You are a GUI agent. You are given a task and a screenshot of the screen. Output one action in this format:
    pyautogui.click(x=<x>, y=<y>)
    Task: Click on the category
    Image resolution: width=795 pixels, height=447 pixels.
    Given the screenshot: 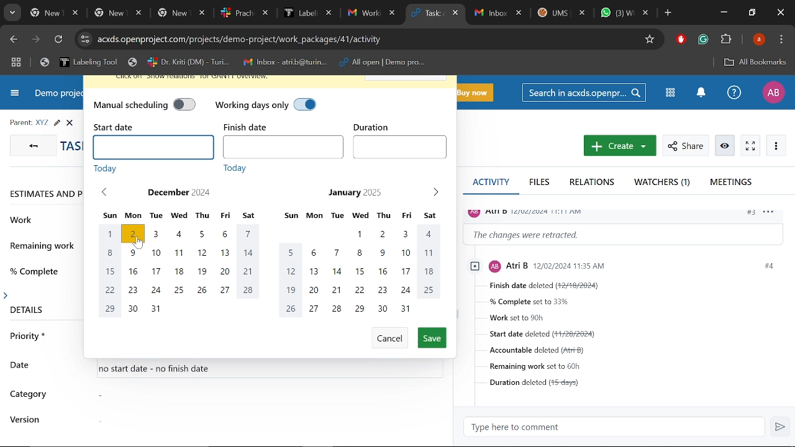 What is the action you would take?
    pyautogui.click(x=29, y=395)
    